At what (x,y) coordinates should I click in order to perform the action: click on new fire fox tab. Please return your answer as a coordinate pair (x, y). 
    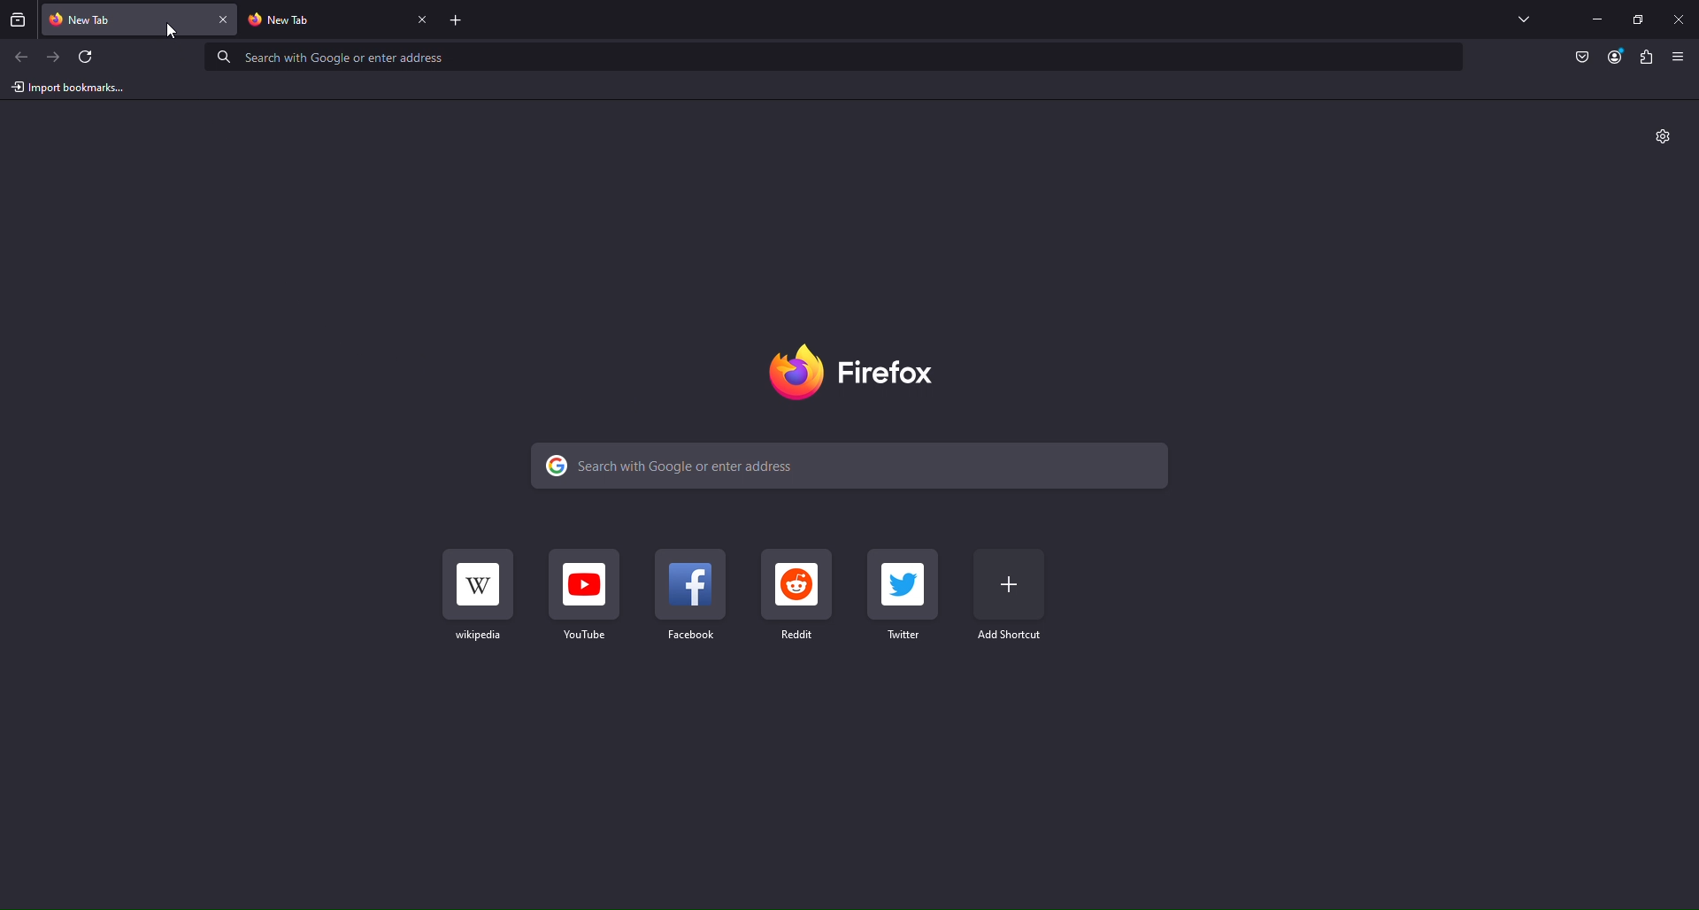
    Looking at the image, I should click on (326, 19).